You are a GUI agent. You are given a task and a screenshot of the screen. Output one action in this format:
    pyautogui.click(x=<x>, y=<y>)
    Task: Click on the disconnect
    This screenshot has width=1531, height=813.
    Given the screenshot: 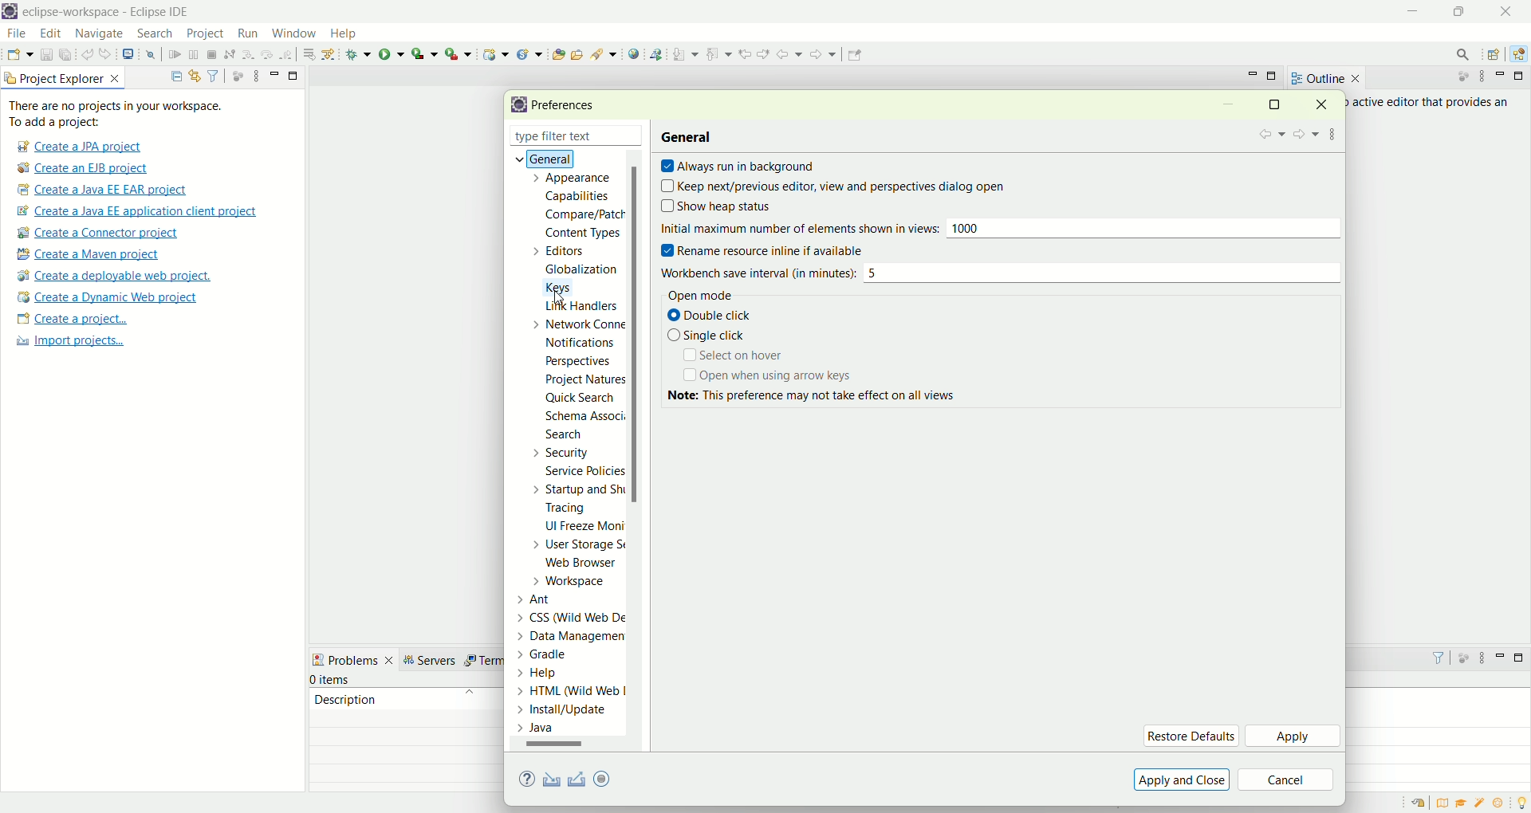 What is the action you would take?
    pyautogui.click(x=228, y=55)
    